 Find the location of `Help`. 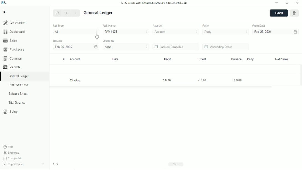

Help is located at coordinates (9, 147).